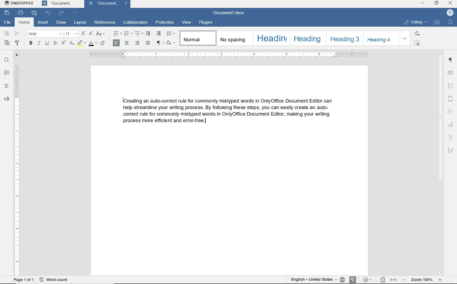 This screenshot has width=457, height=284. What do you see at coordinates (345, 38) in the screenshot?
I see `heading 3` at bounding box center [345, 38].